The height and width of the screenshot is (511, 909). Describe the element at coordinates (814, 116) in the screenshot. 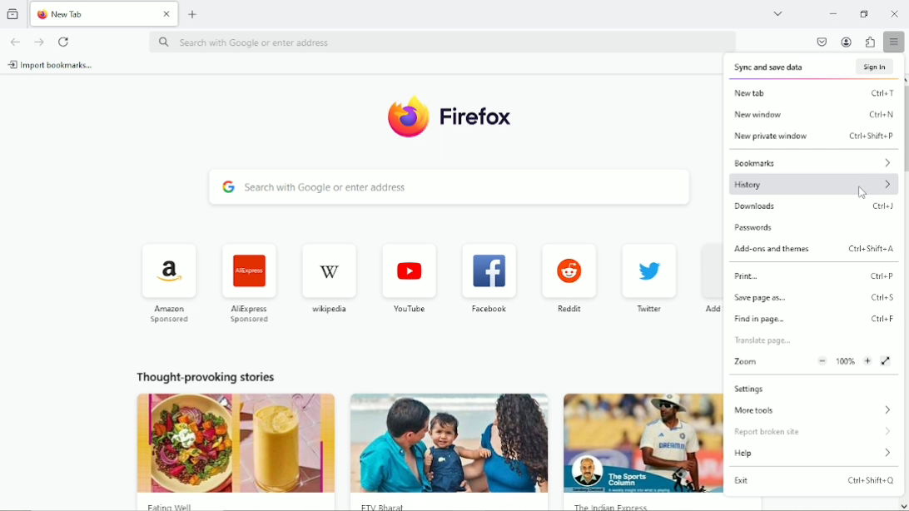

I see `new window` at that location.